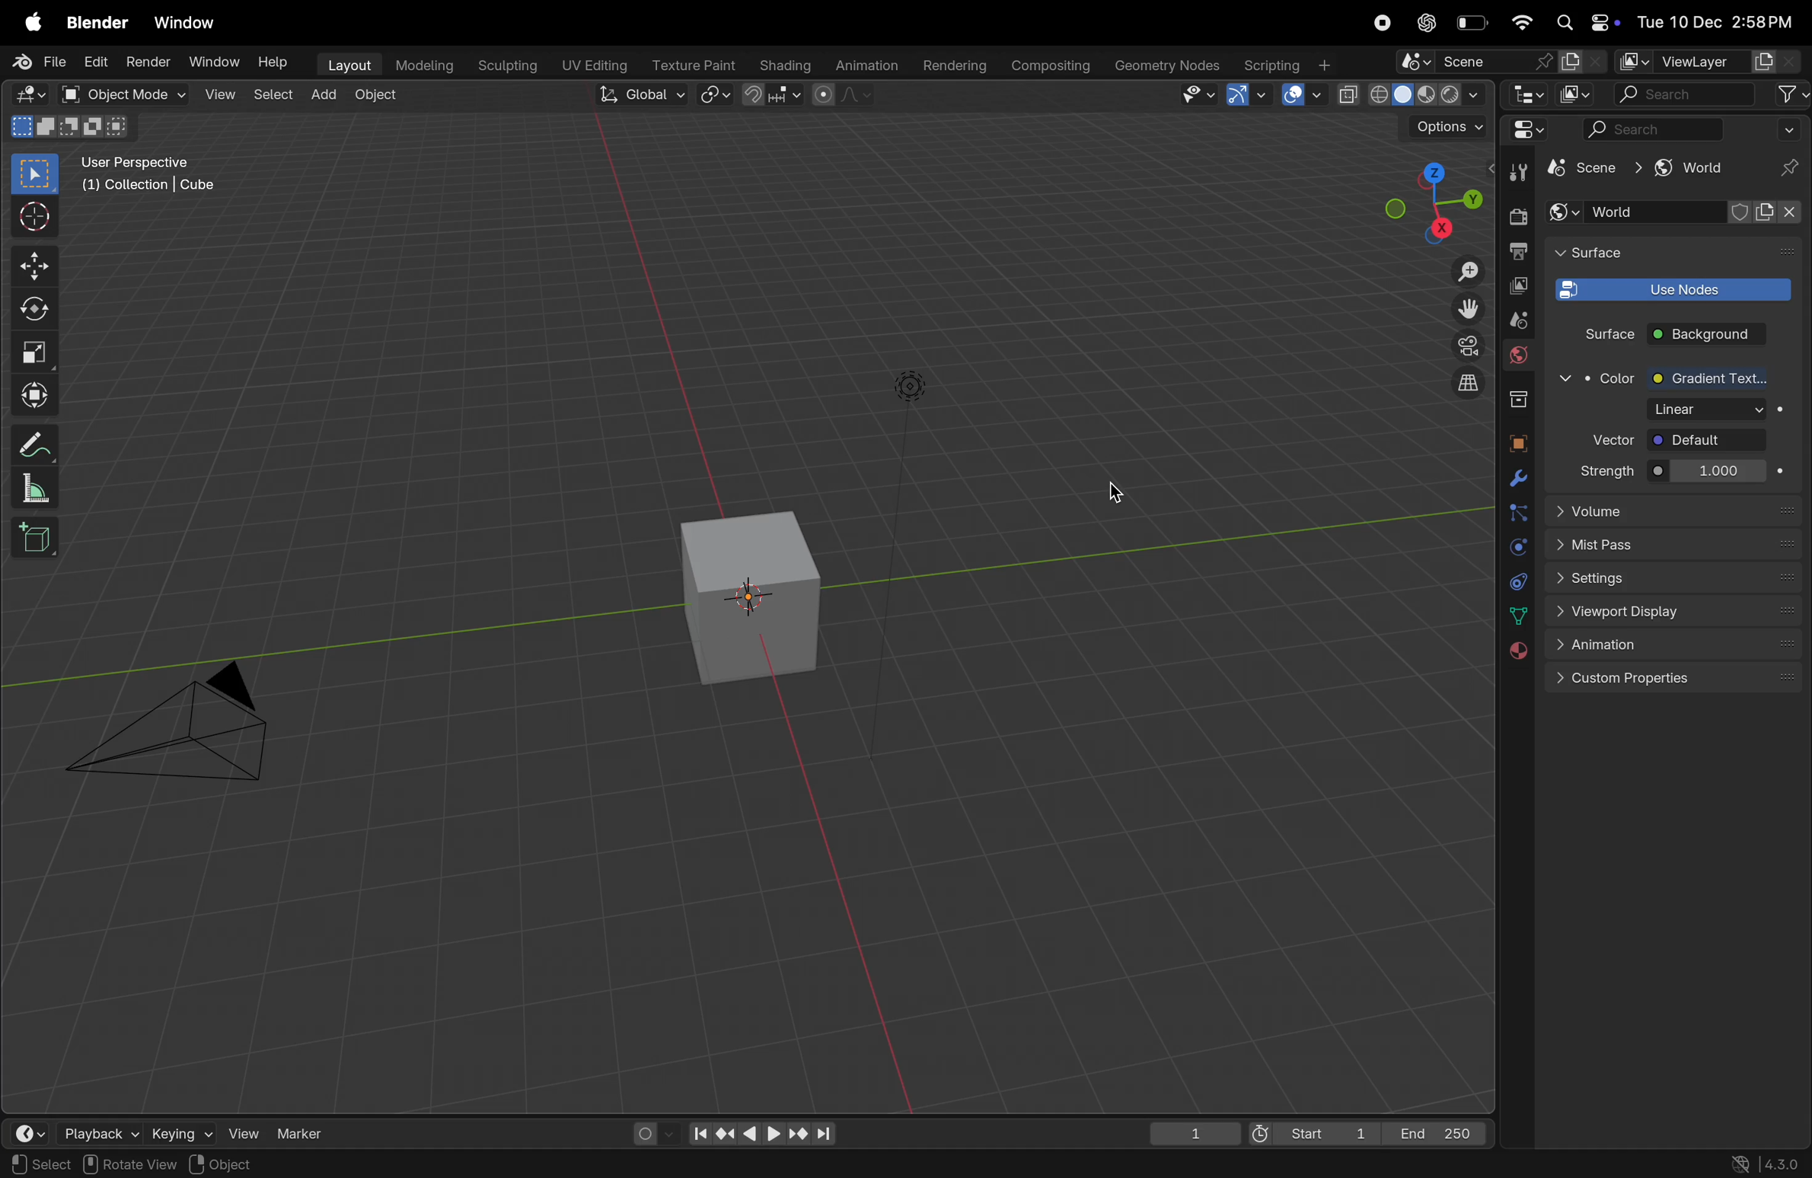 The width and height of the screenshot is (1812, 1178). What do you see at coordinates (1682, 674) in the screenshot?
I see `custom properties` at bounding box center [1682, 674].